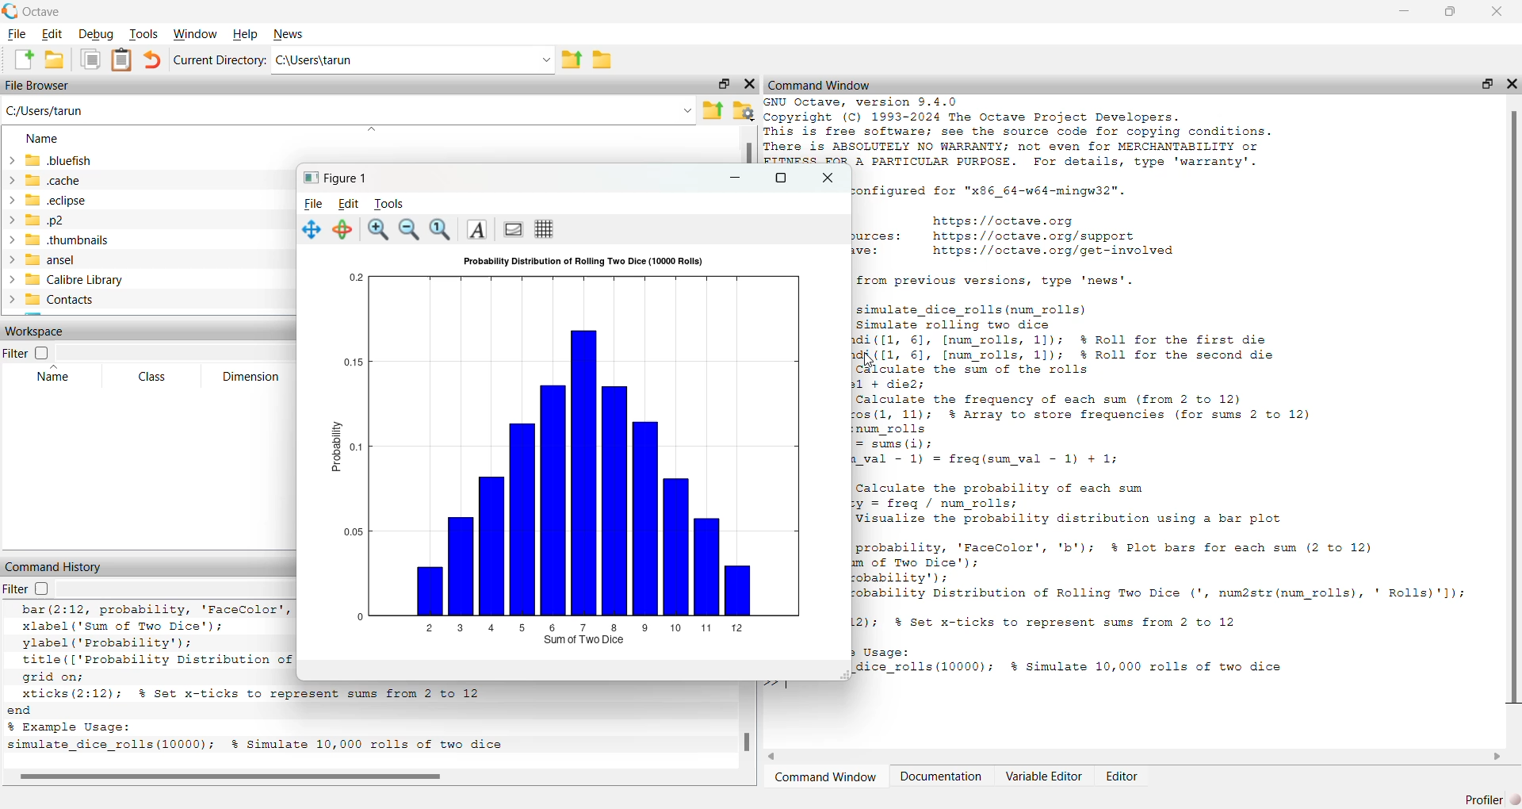 The image size is (1522, 809). Describe the element at coordinates (50, 201) in the screenshot. I see `eclipse` at that location.